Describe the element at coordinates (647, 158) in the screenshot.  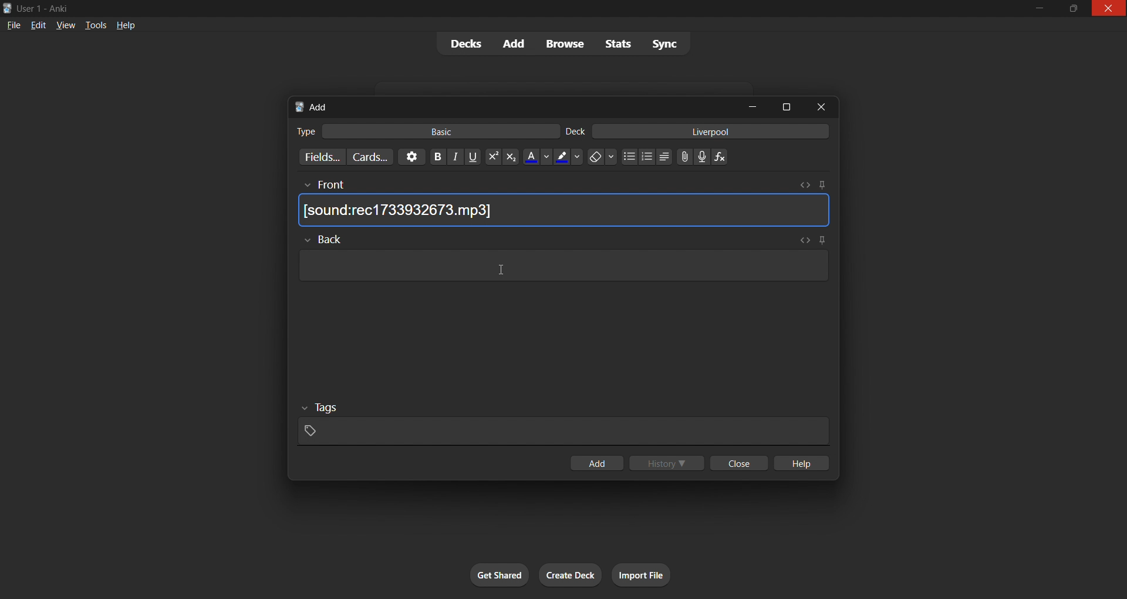
I see `ordered list` at that location.